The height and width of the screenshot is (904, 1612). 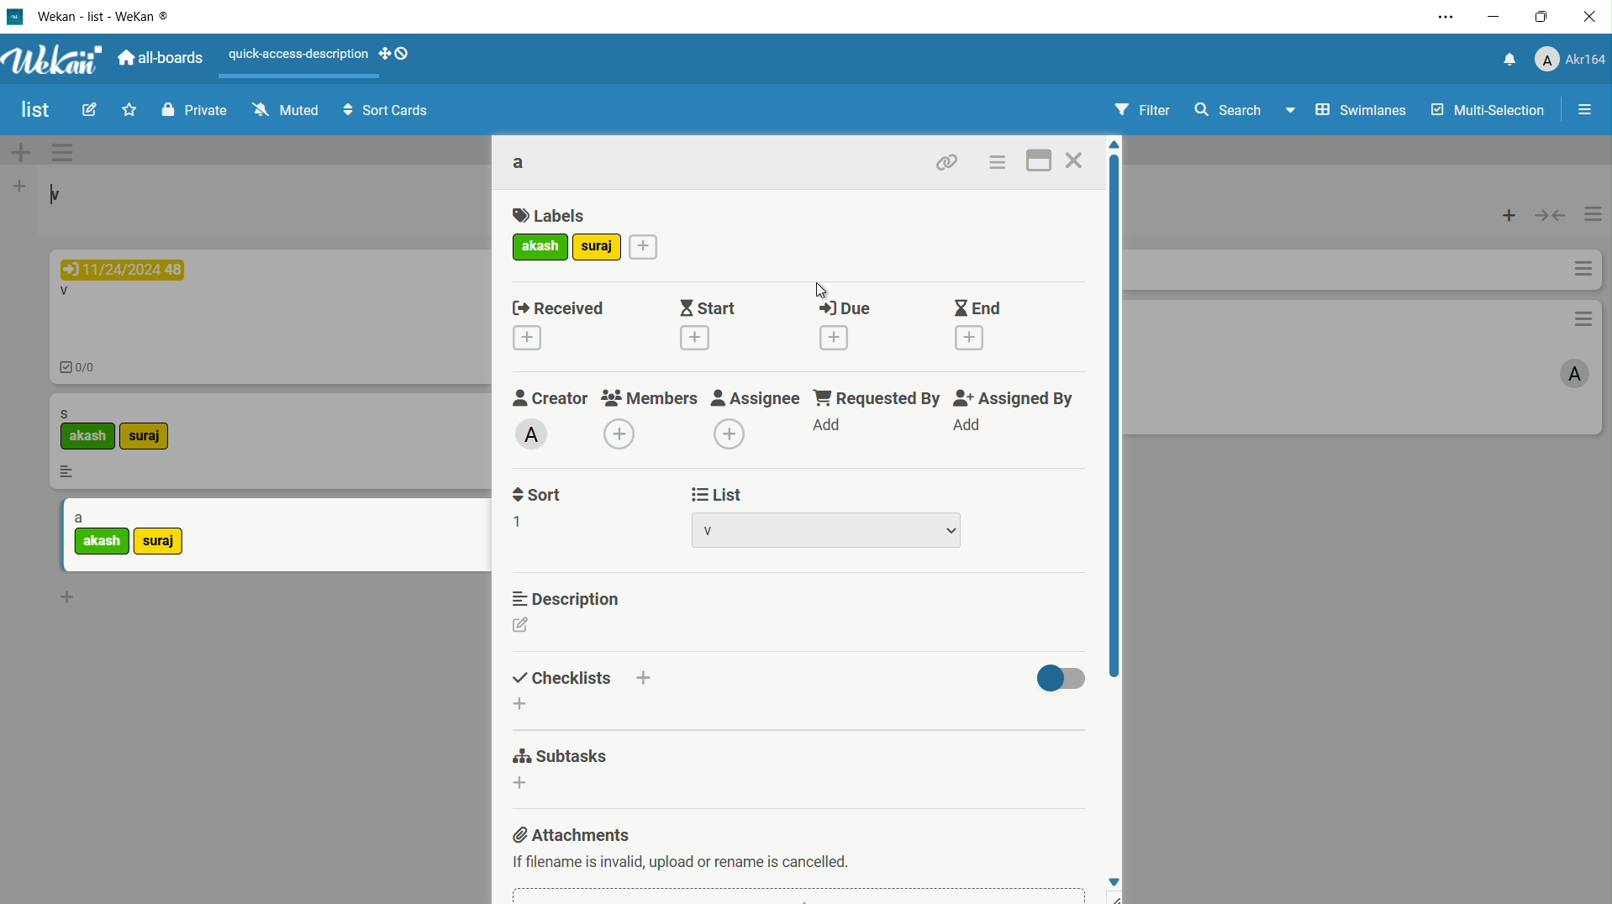 I want to click on maximize, so click(x=1544, y=20).